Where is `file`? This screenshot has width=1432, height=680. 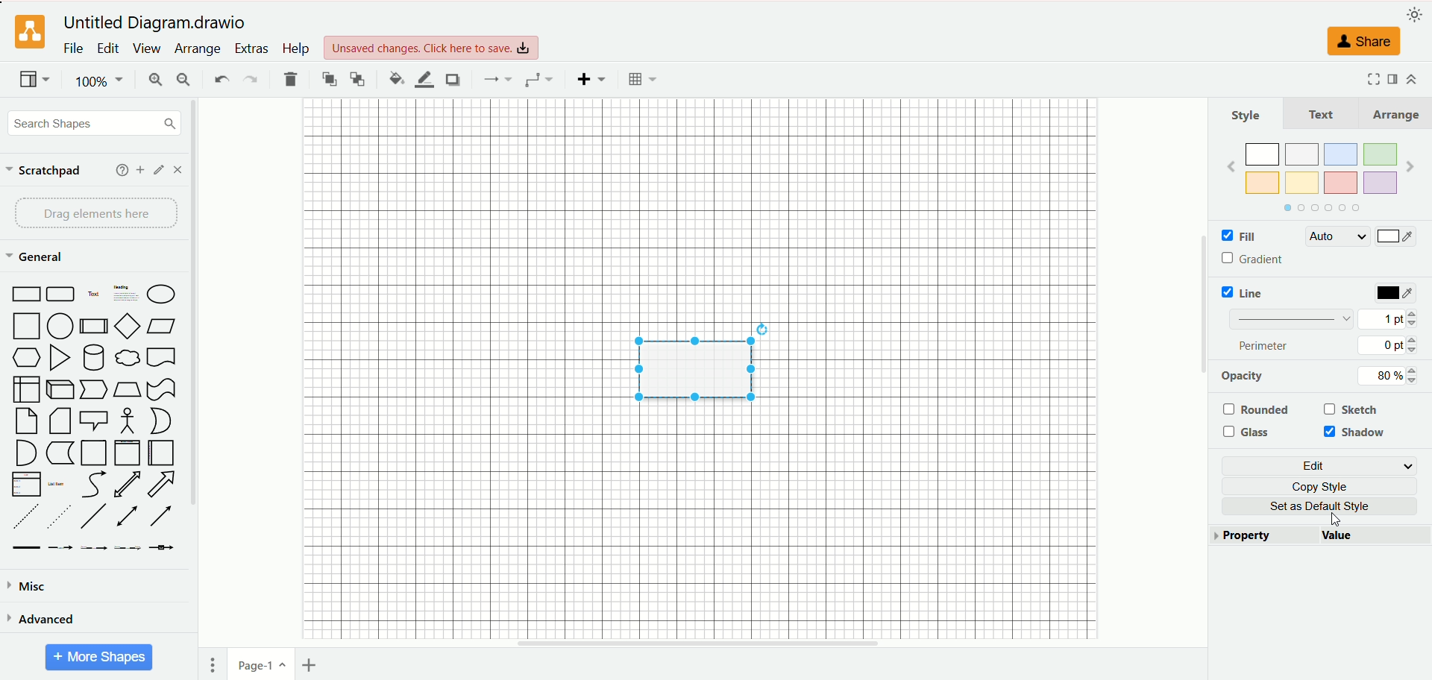
file is located at coordinates (74, 48).